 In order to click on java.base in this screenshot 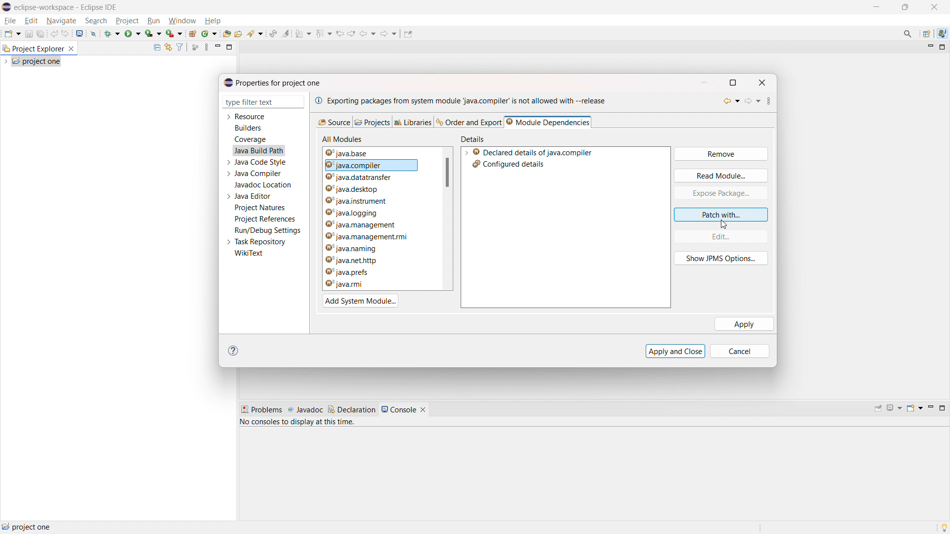, I will do `click(381, 153)`.